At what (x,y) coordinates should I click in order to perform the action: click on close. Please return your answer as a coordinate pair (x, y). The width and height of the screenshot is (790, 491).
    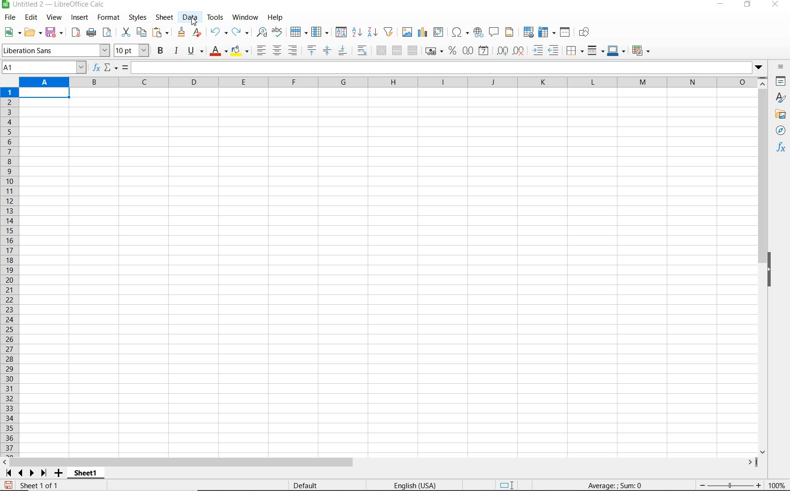
    Looking at the image, I should click on (774, 5).